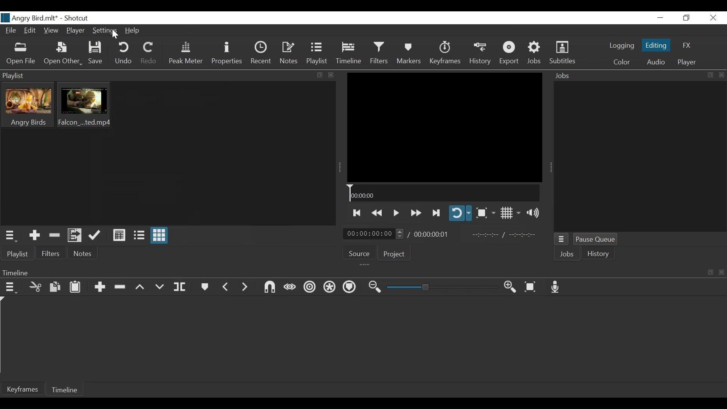  What do you see at coordinates (180, 288) in the screenshot?
I see `Split at playhead` at bounding box center [180, 288].